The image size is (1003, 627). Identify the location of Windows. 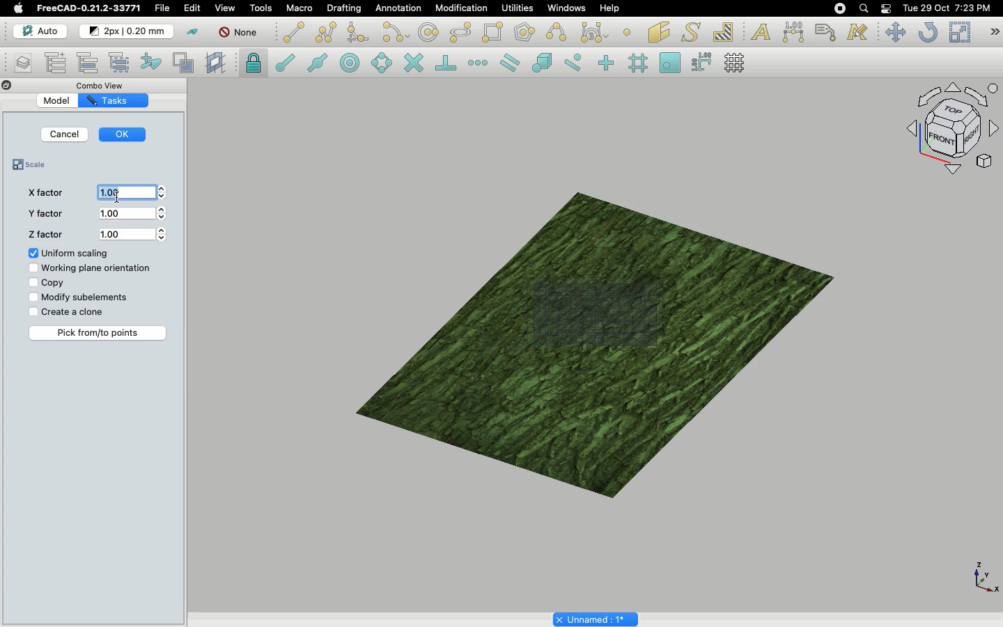
(565, 8).